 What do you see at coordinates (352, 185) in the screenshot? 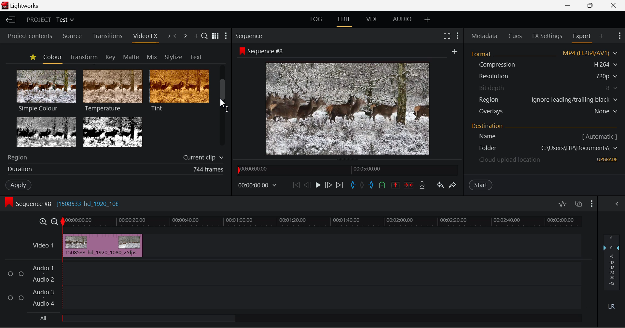
I see `Mark In` at bounding box center [352, 185].